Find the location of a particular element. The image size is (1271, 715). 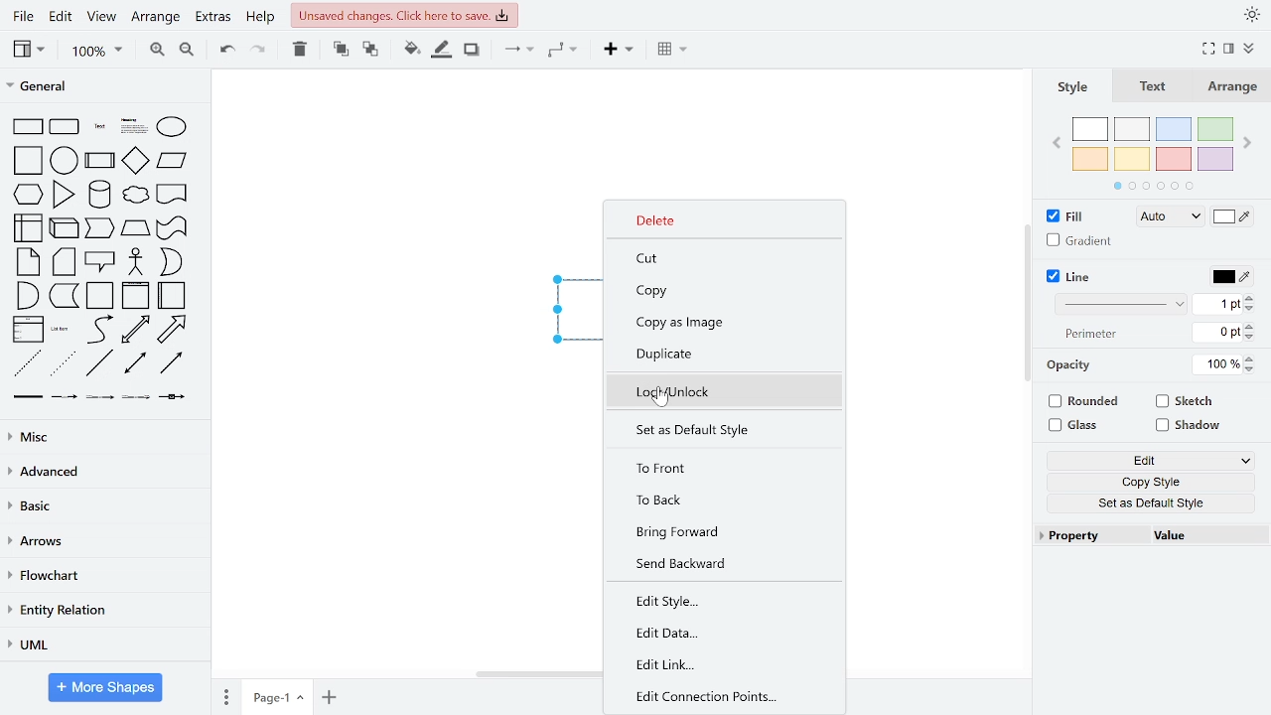

headline is located at coordinates (133, 127).